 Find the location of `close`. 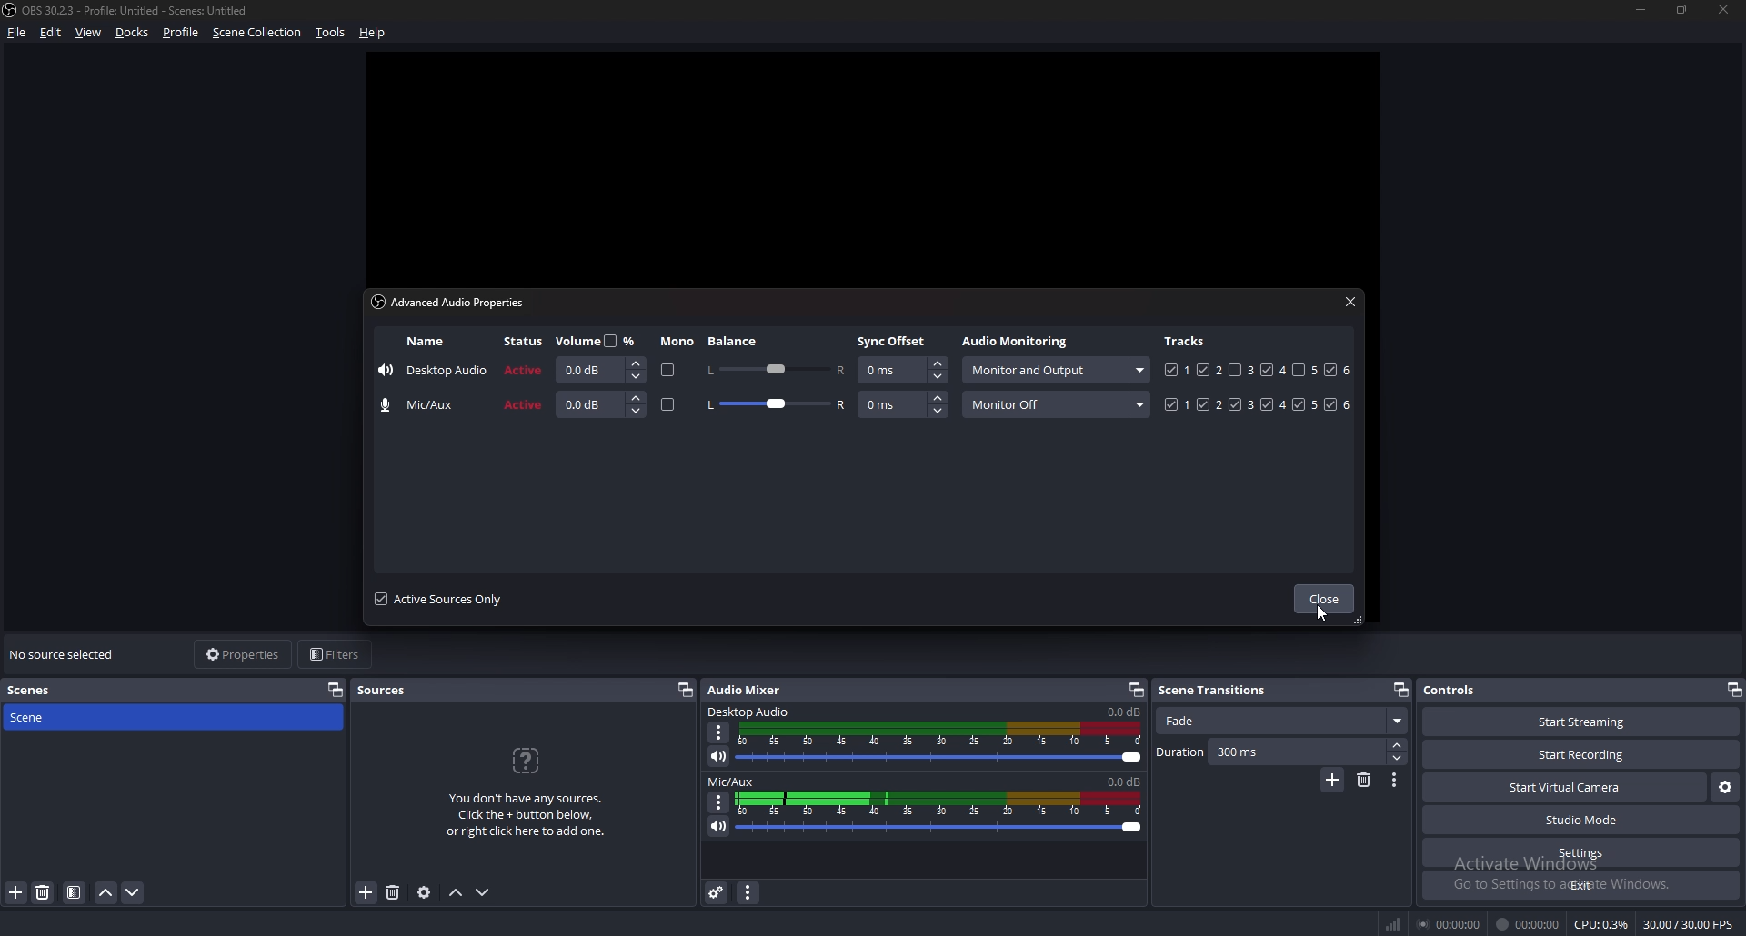

close is located at coordinates (1725, 10).